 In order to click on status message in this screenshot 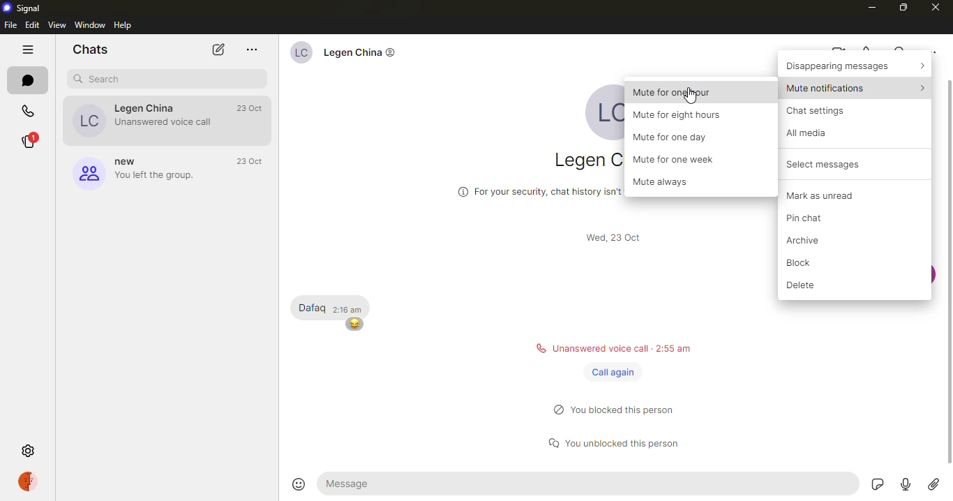, I will do `click(612, 348)`.